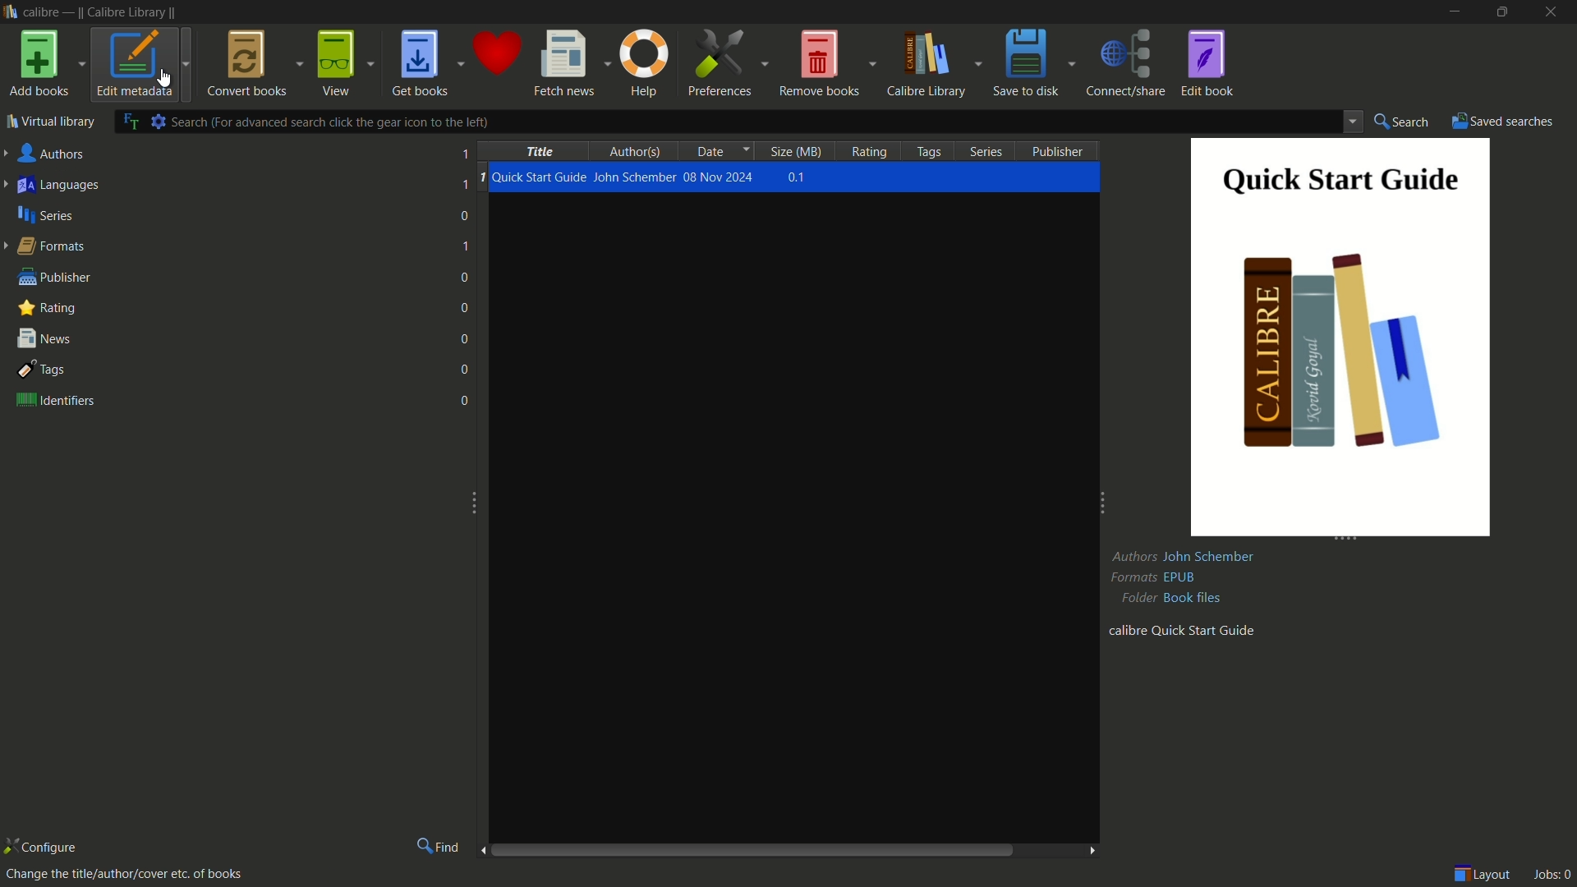 The height and width of the screenshot is (887, 1577). What do you see at coordinates (1125, 62) in the screenshot?
I see `connect` at bounding box center [1125, 62].